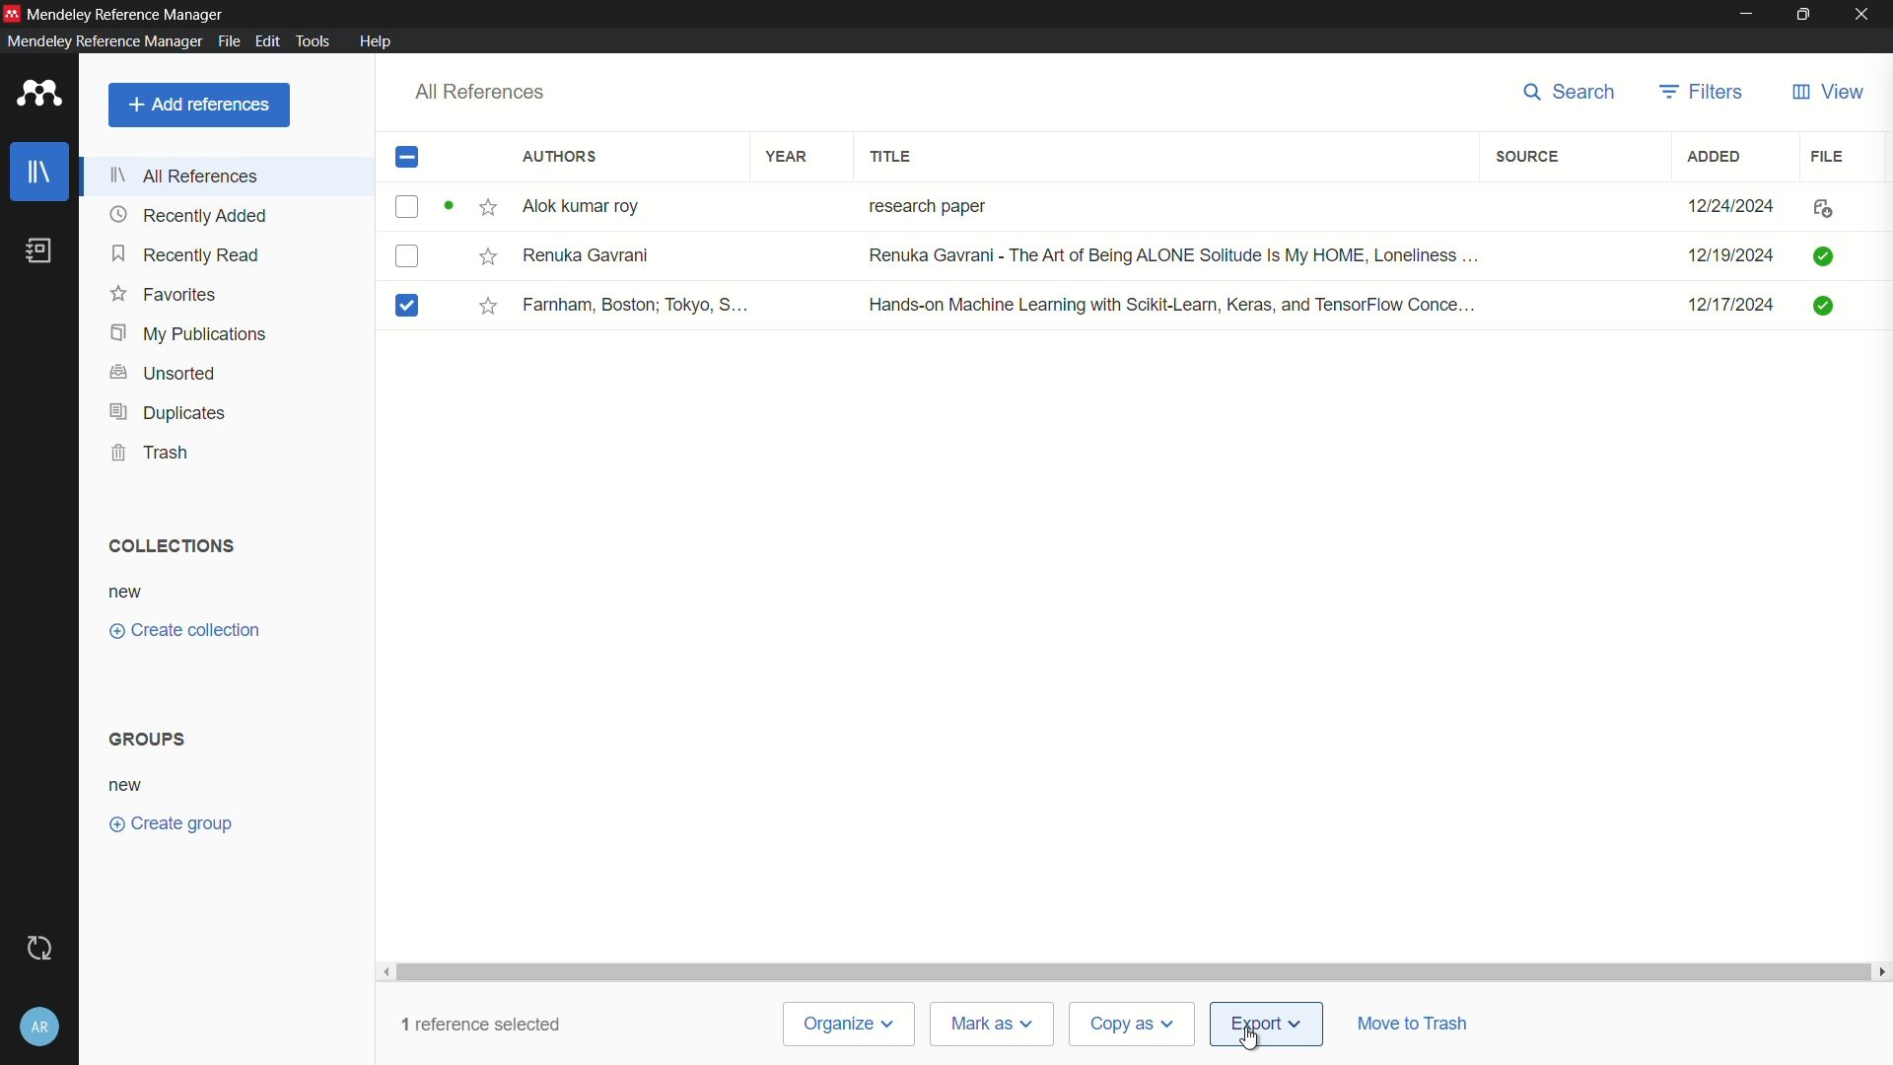  Describe the element at coordinates (230, 43) in the screenshot. I see `file menu` at that location.